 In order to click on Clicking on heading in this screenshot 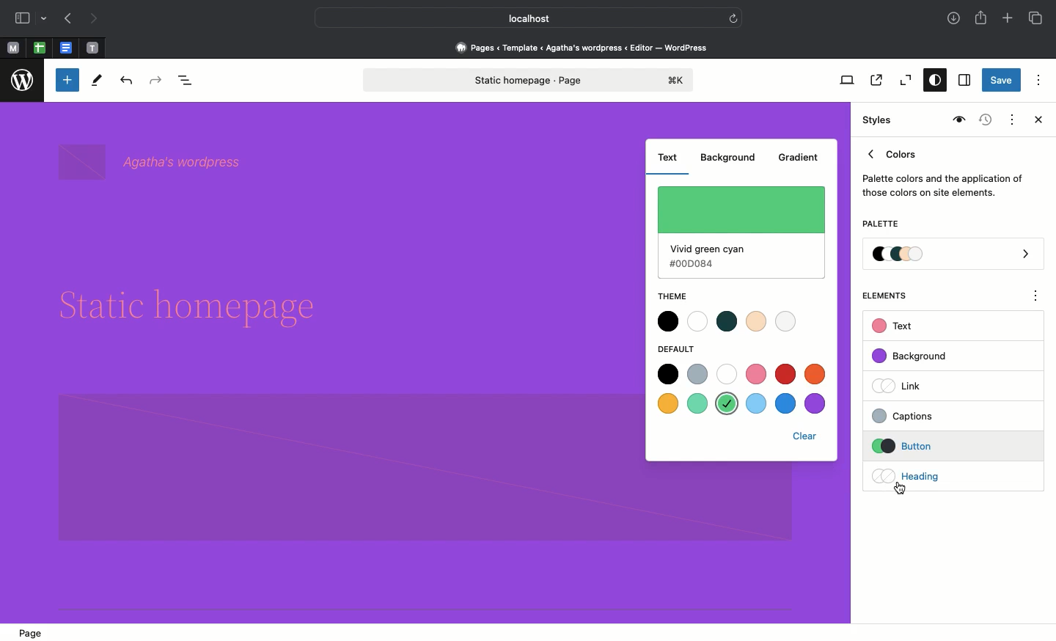, I will do `click(901, 488)`.